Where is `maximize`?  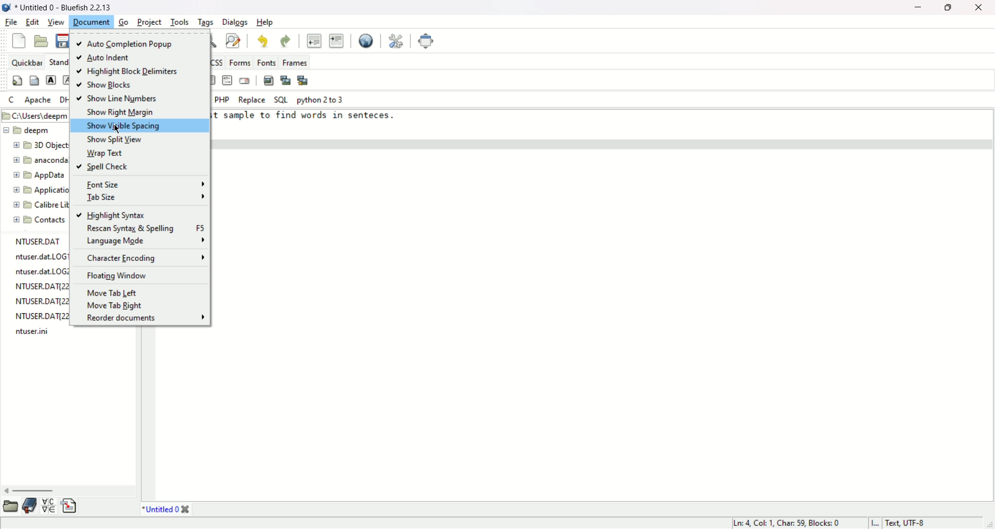 maximize is located at coordinates (949, 8).